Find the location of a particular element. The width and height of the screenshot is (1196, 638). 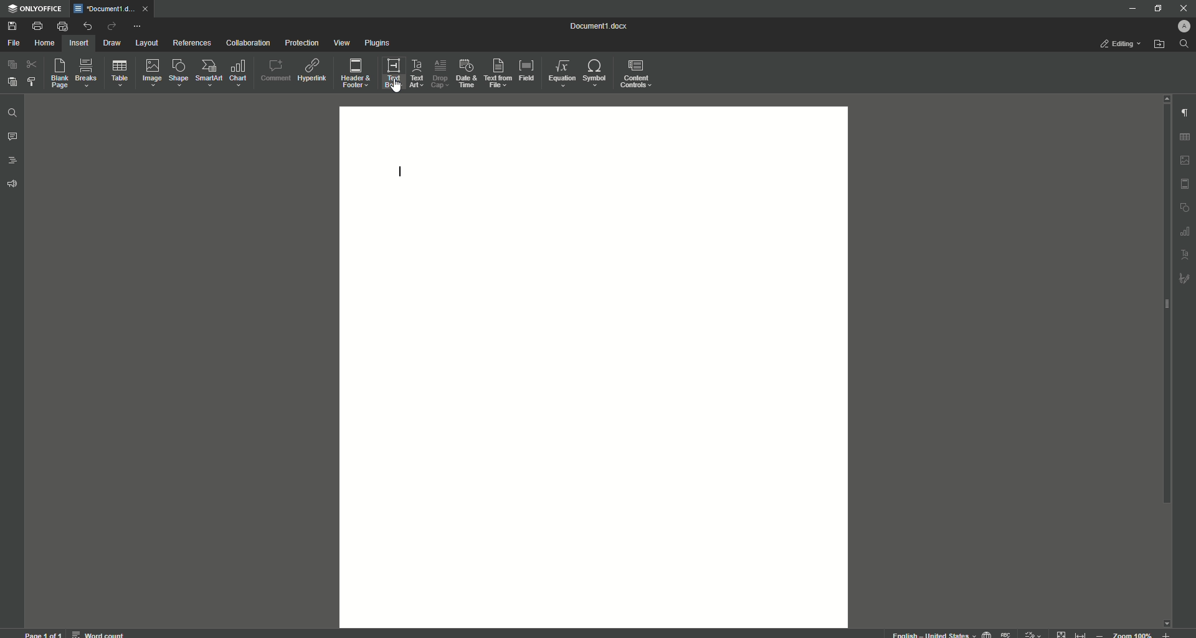

Minimize is located at coordinates (1129, 8).